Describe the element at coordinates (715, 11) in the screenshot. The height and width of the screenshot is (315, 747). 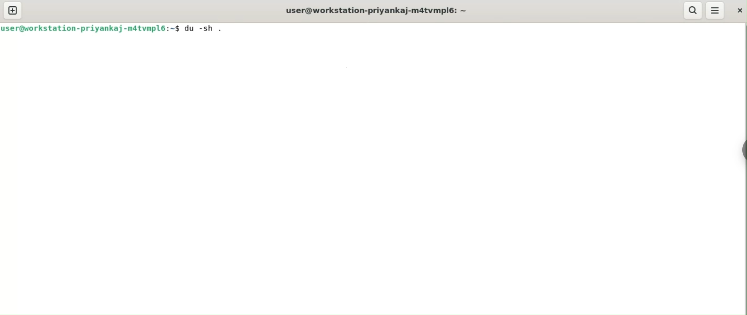
I see `menu` at that location.